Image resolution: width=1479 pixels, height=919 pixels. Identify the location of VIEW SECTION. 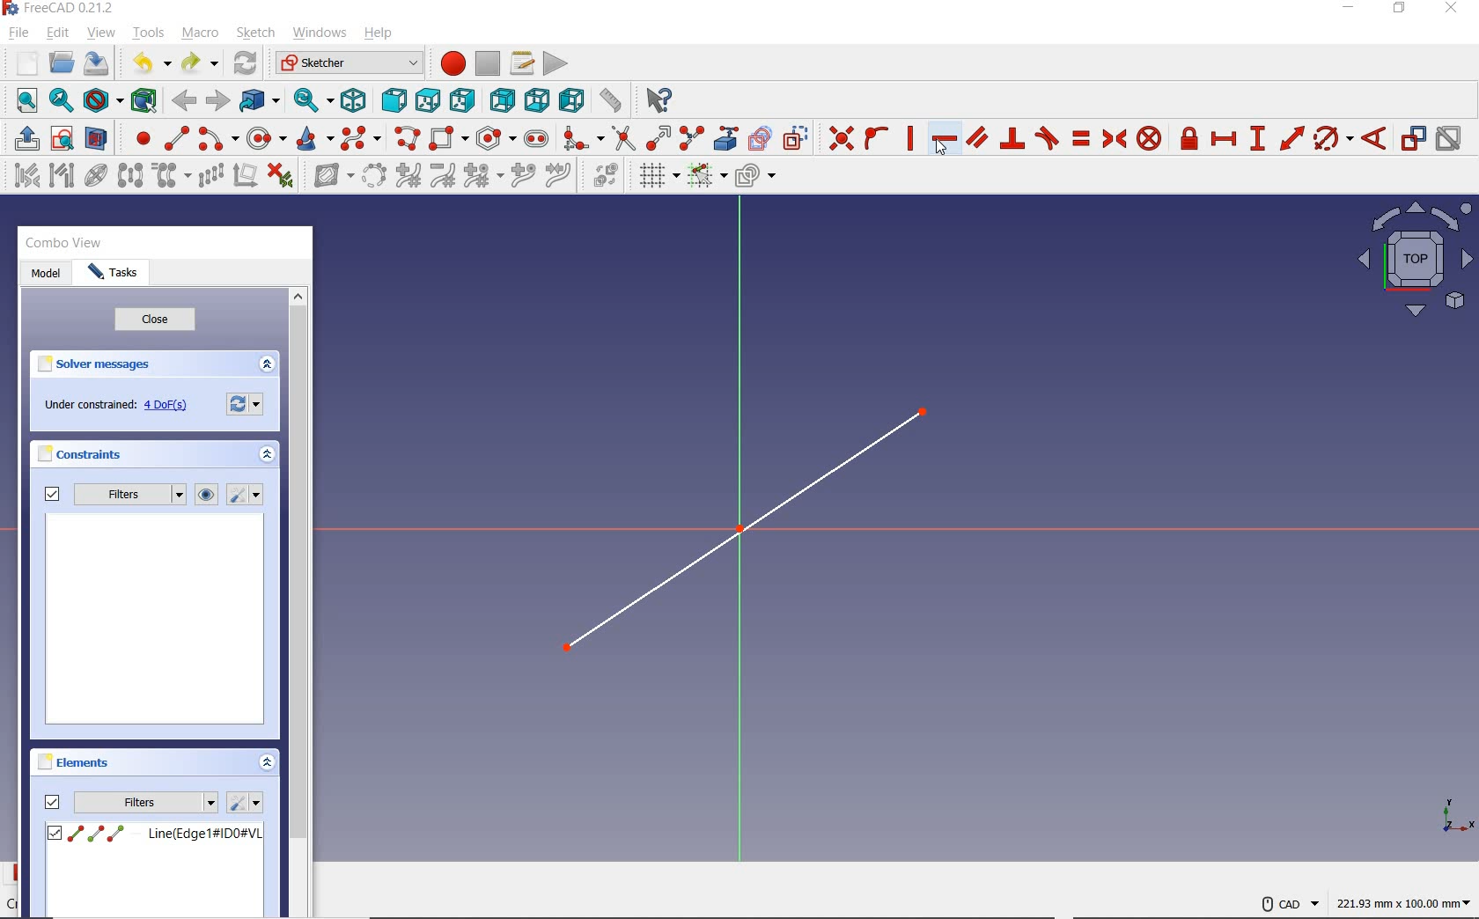
(96, 137).